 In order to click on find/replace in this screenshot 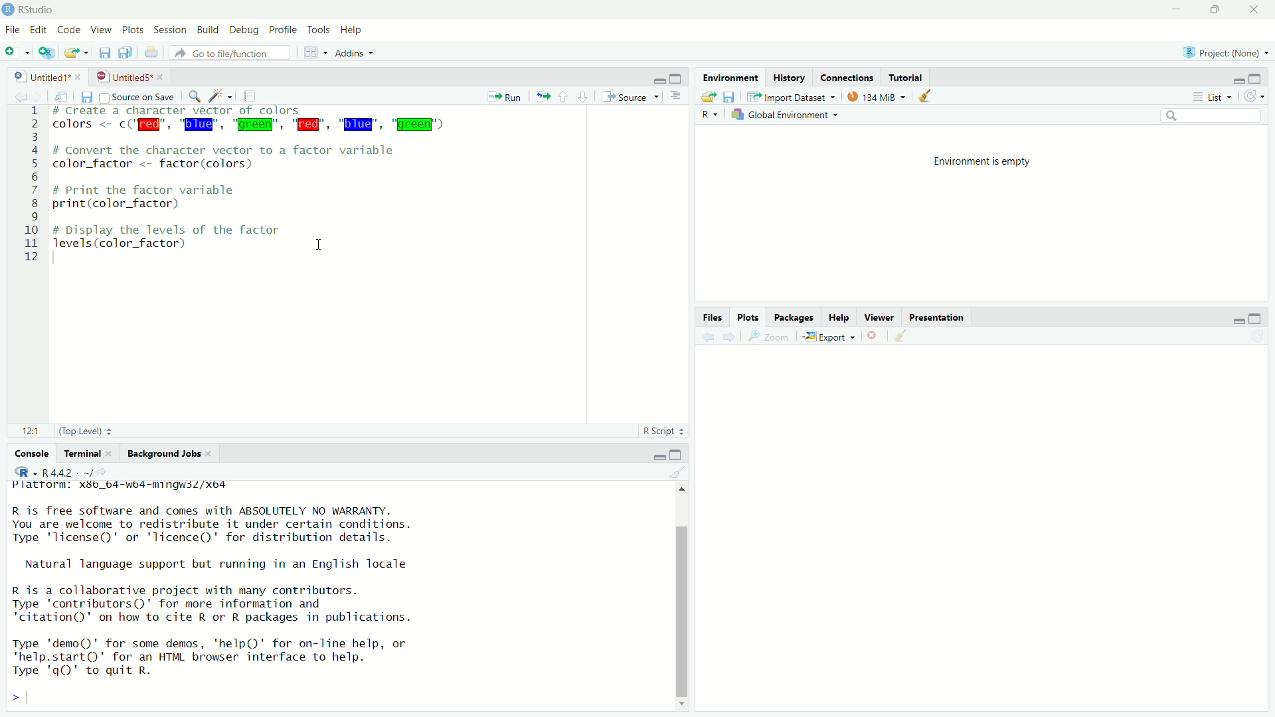, I will do `click(195, 97)`.